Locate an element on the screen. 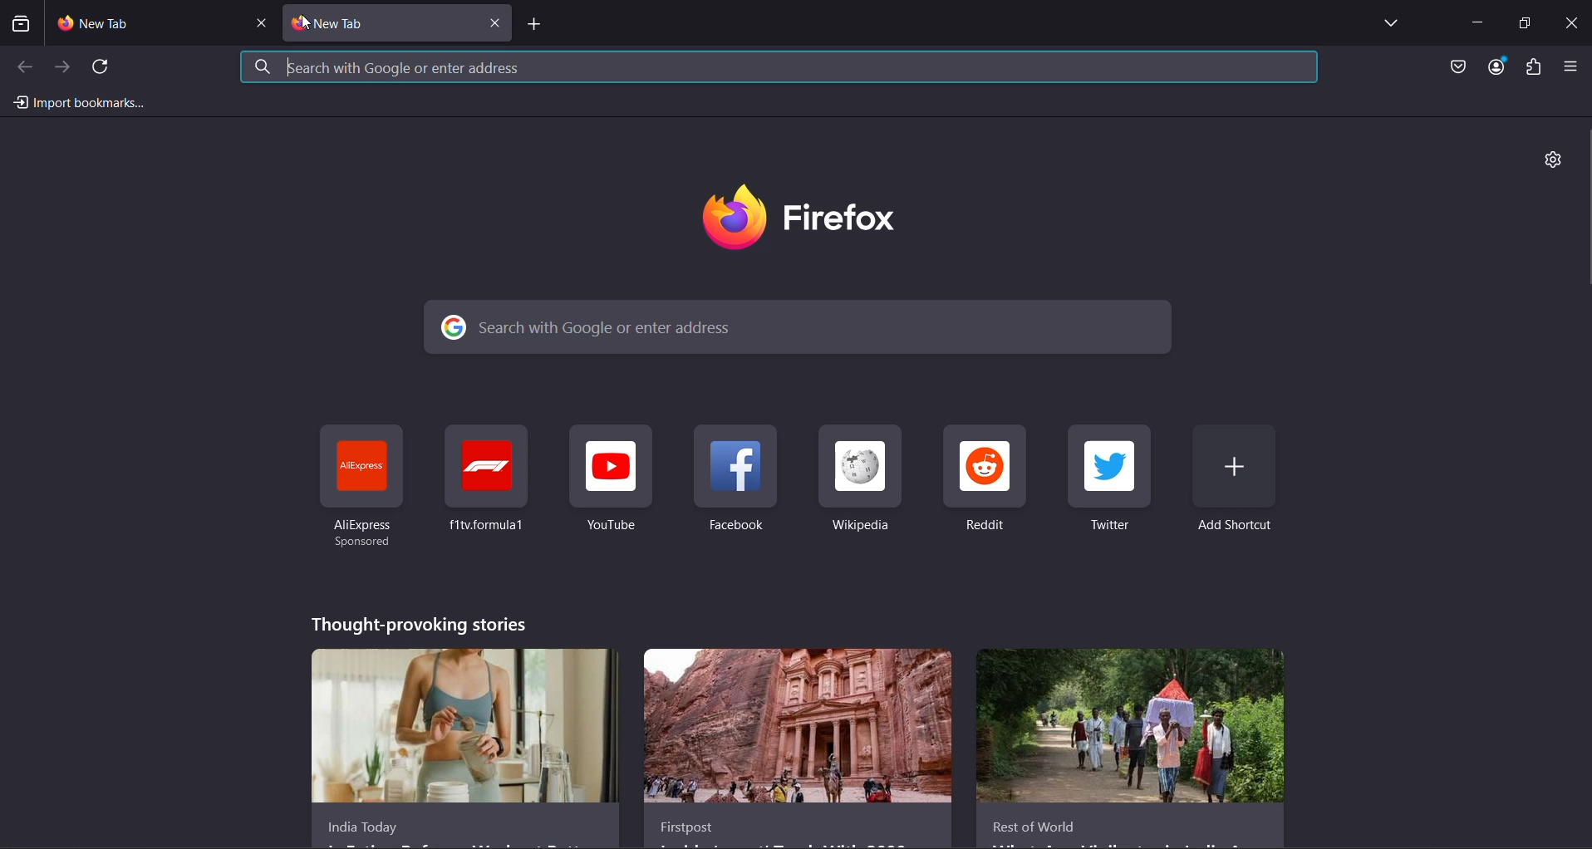 Image resolution: width=1592 pixels, height=849 pixels. add page is located at coordinates (533, 24).